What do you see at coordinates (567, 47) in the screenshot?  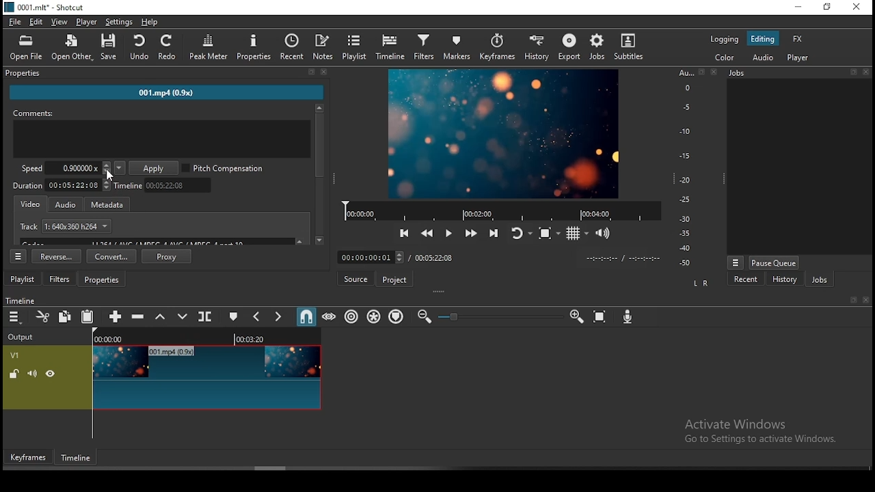 I see `export` at bounding box center [567, 47].